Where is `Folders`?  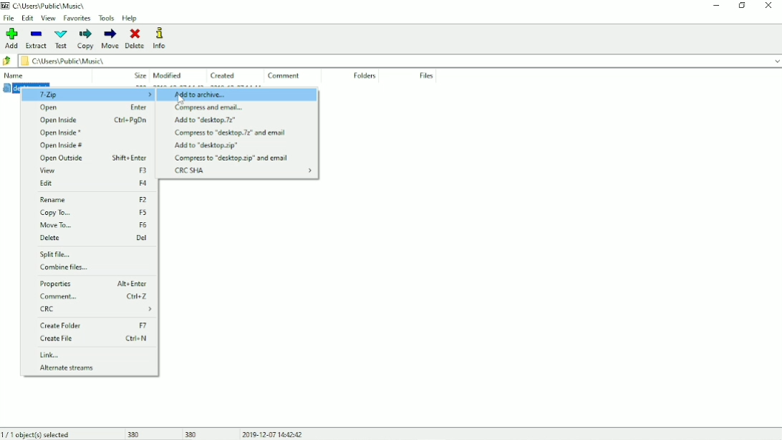
Folders is located at coordinates (365, 76).